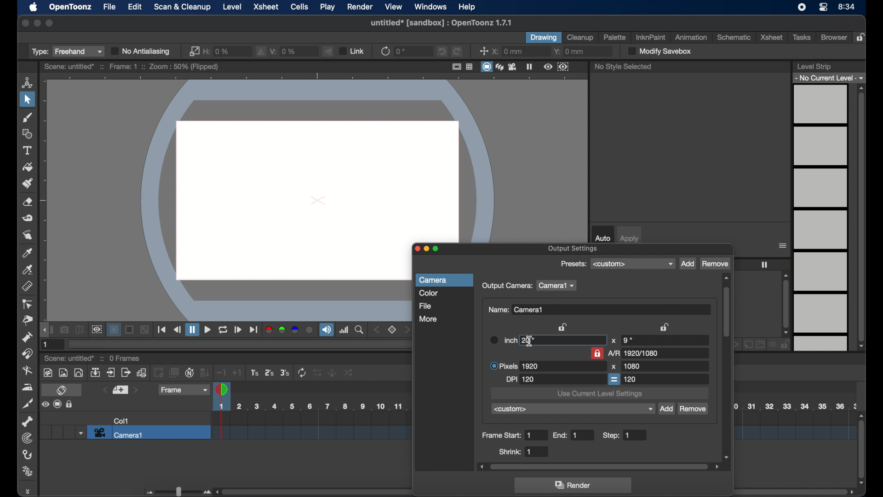 The width and height of the screenshot is (883, 497). What do you see at coordinates (149, 433) in the screenshot?
I see `camera 1` at bounding box center [149, 433].